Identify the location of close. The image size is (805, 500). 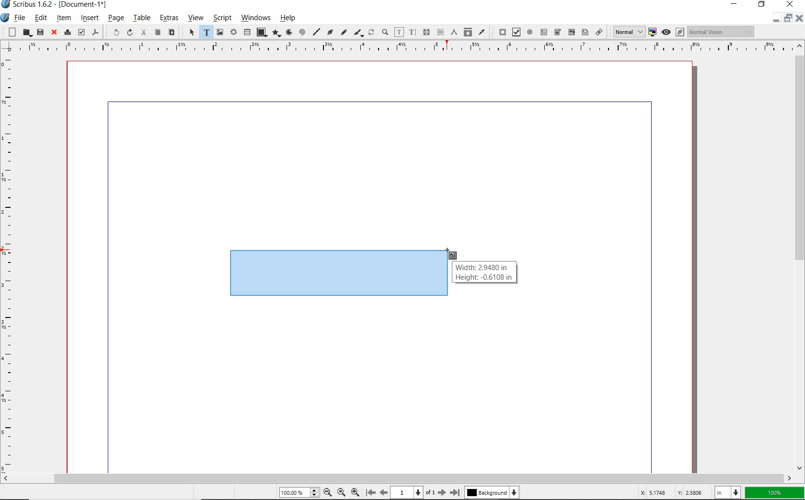
(790, 4).